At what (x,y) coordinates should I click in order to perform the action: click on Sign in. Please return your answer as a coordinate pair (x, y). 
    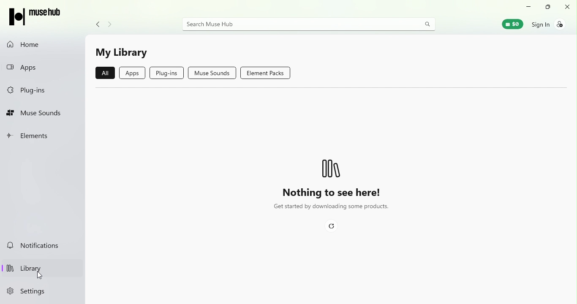
    Looking at the image, I should click on (547, 24).